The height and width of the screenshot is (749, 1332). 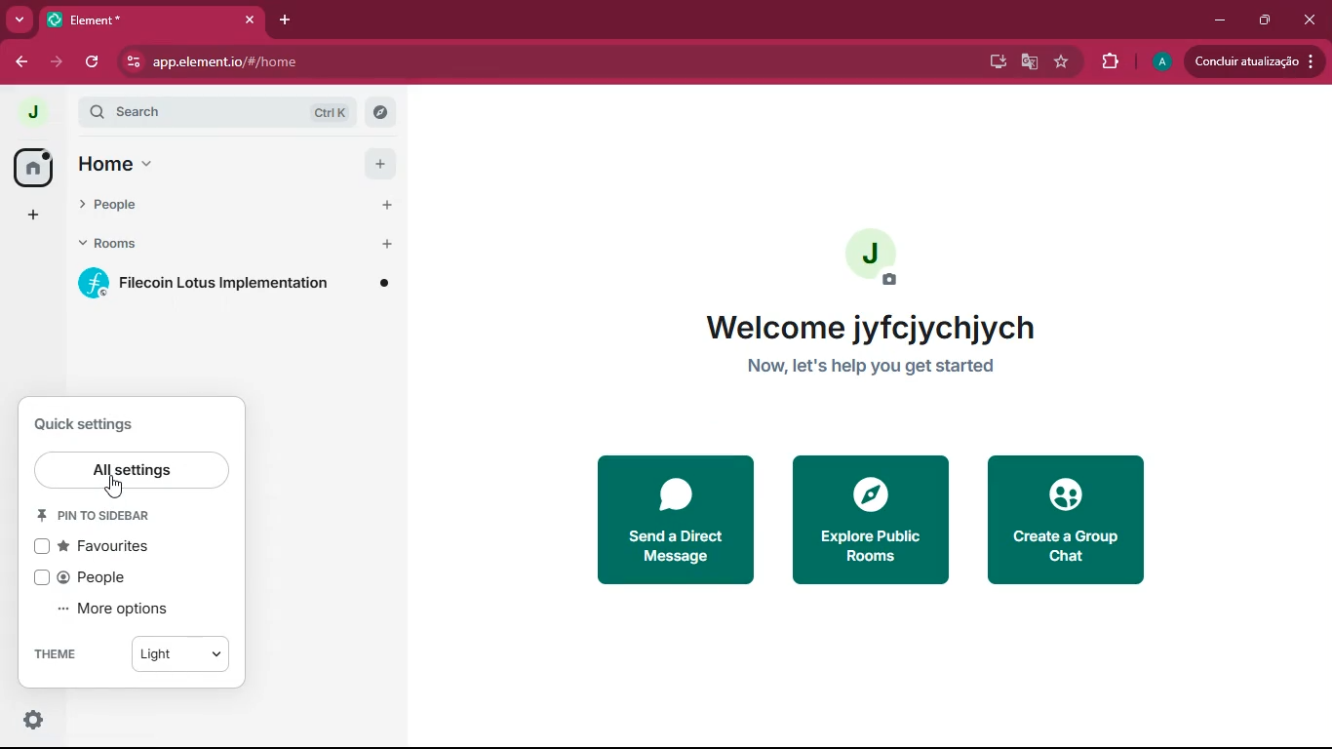 What do you see at coordinates (26, 113) in the screenshot?
I see `profile picture` at bounding box center [26, 113].